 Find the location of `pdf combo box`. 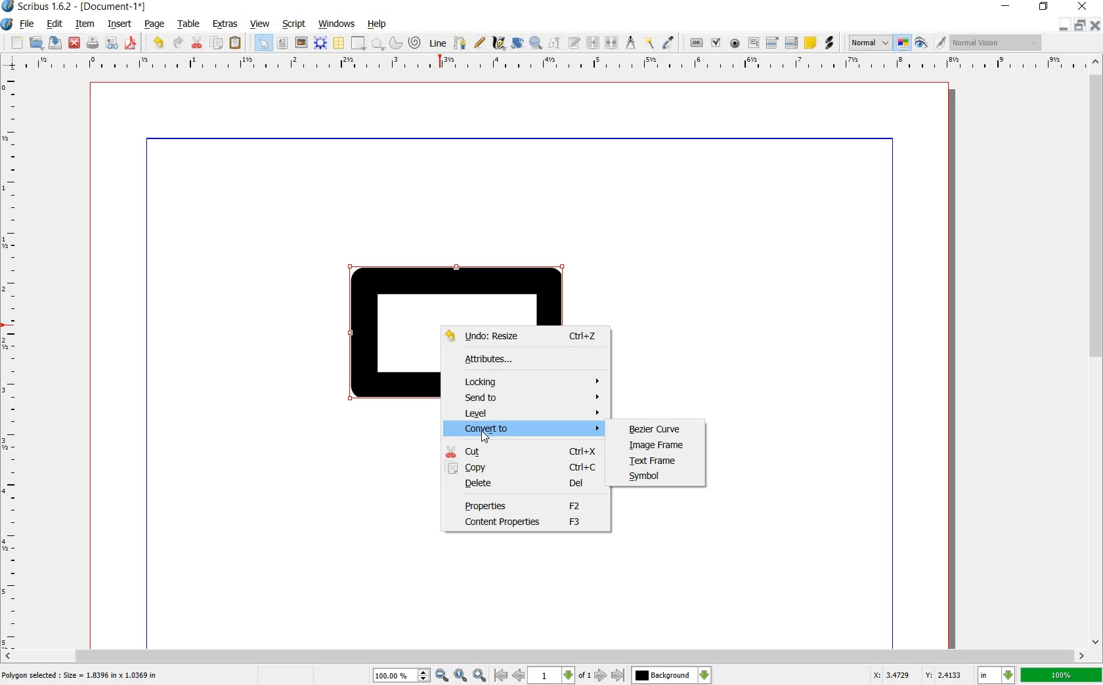

pdf combo box is located at coordinates (772, 43).